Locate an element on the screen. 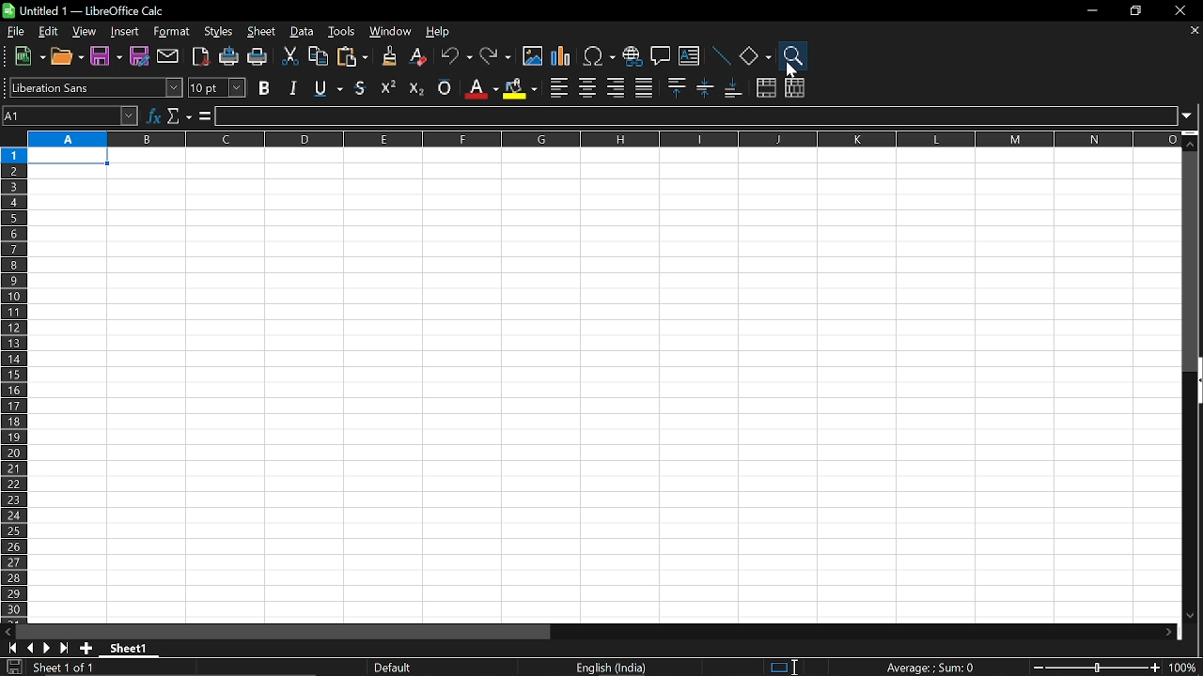 The height and width of the screenshot is (676, 1203). subscript is located at coordinates (414, 86).